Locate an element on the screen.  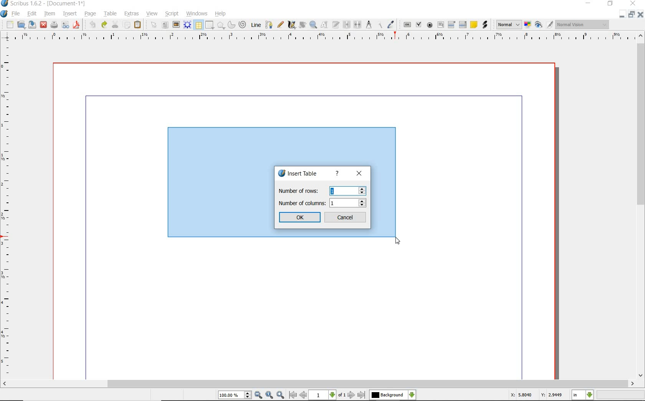
extras is located at coordinates (132, 14).